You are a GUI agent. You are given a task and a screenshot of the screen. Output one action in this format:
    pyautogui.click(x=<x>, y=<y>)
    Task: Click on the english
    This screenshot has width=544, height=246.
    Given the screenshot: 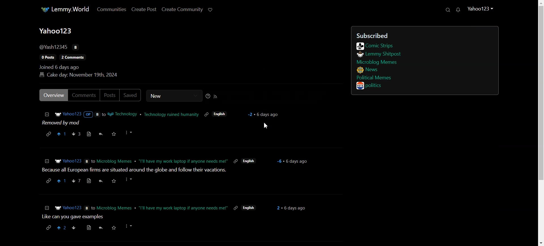 What is the action you would take?
    pyautogui.click(x=220, y=114)
    